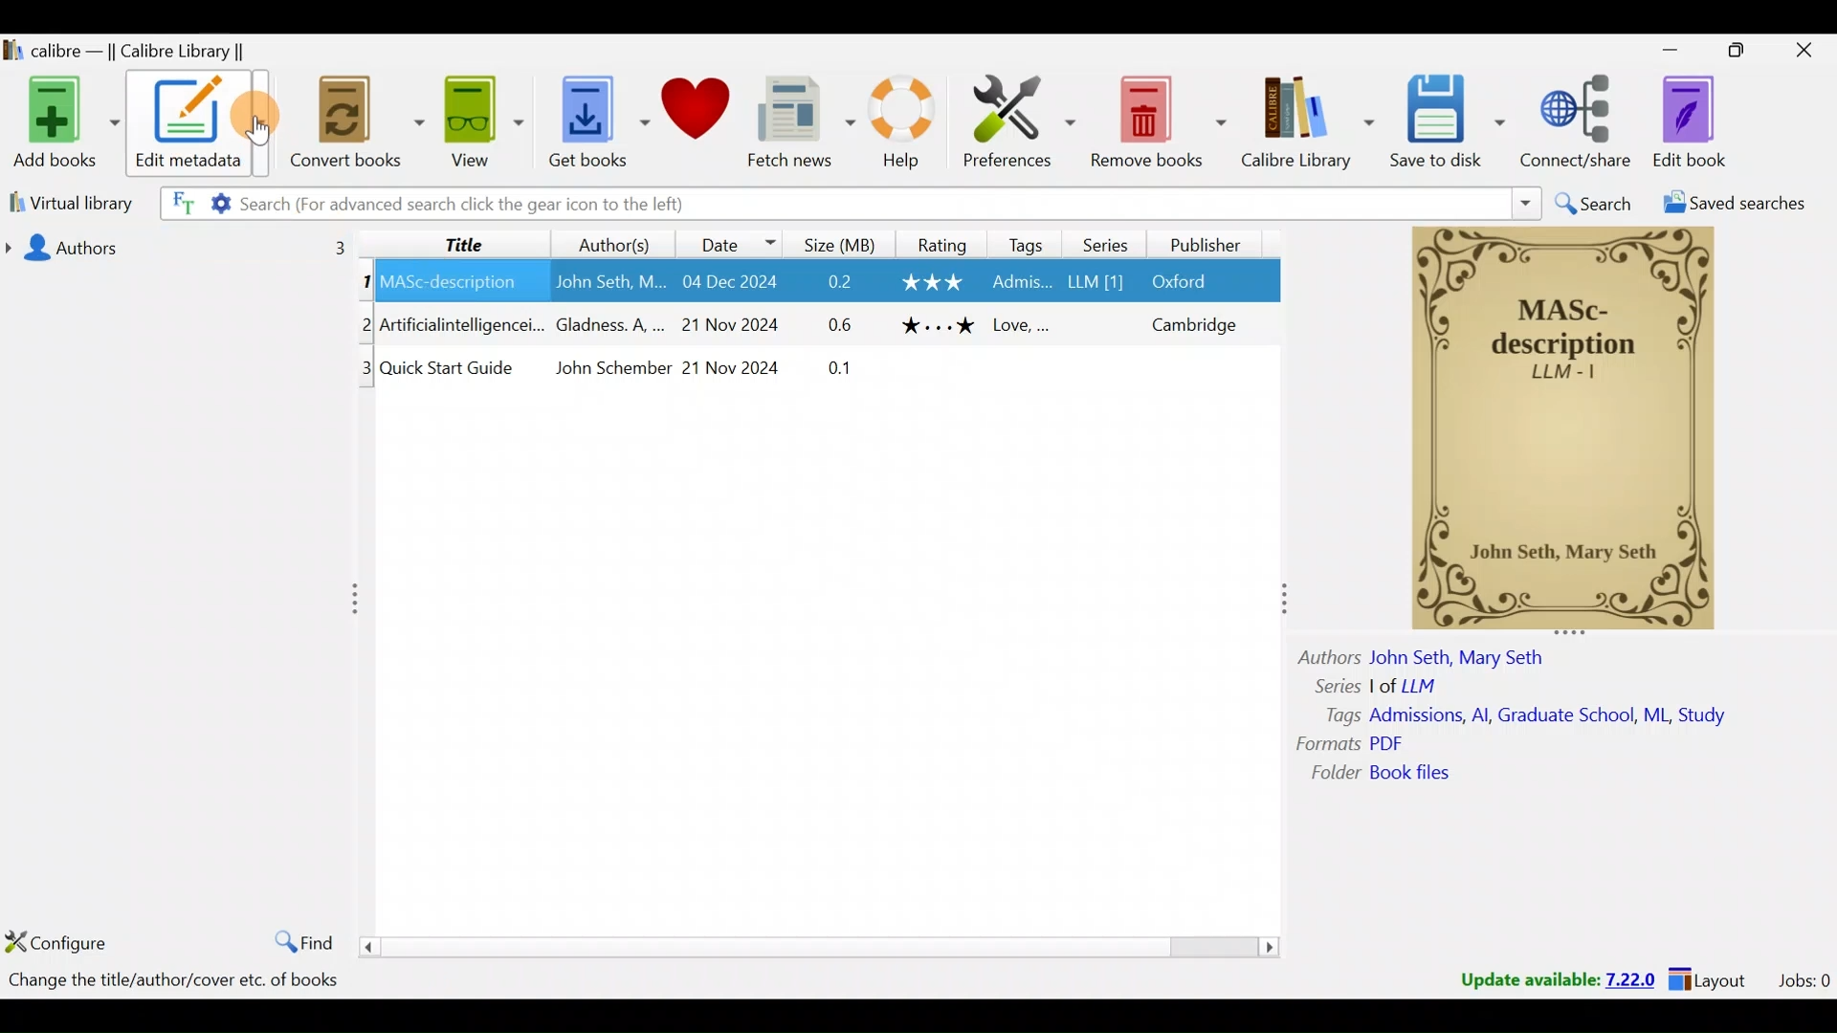  What do you see at coordinates (1331, 774) in the screenshot?
I see `` at bounding box center [1331, 774].